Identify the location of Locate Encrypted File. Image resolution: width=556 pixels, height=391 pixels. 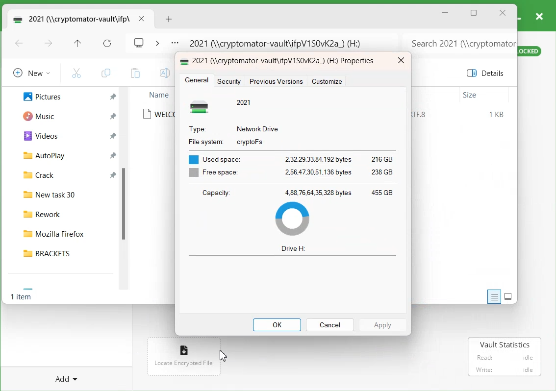
(183, 364).